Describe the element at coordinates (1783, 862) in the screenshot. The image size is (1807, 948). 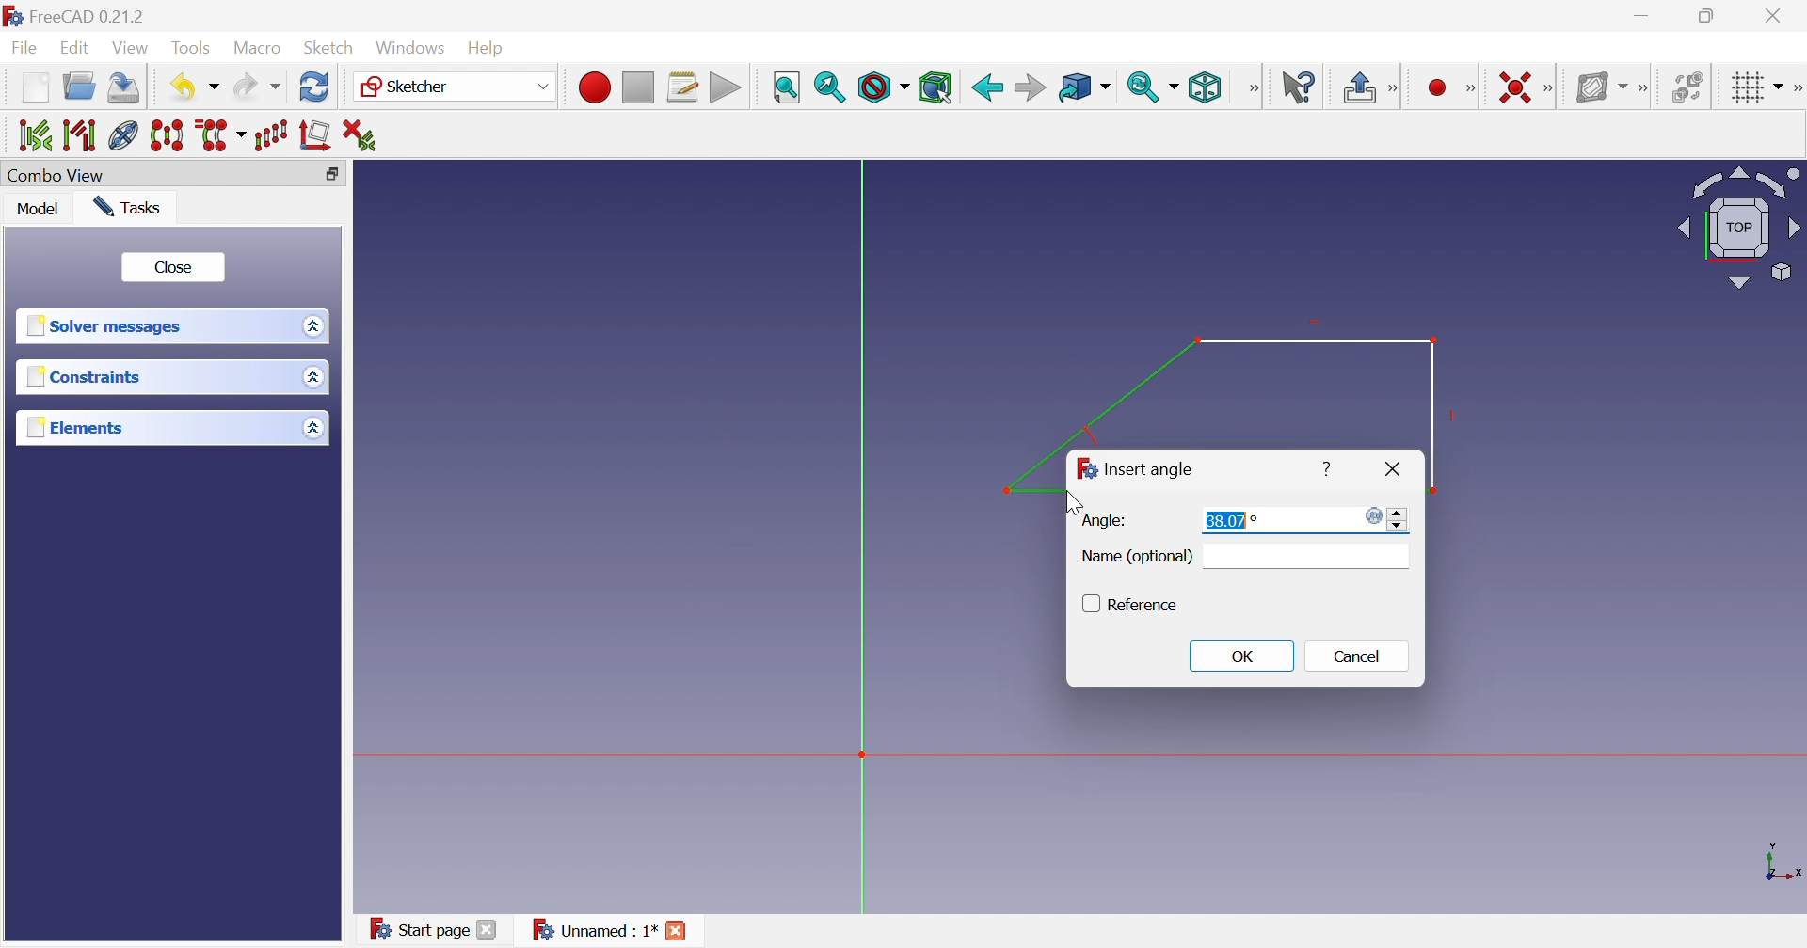
I see `X, Y plane` at that location.